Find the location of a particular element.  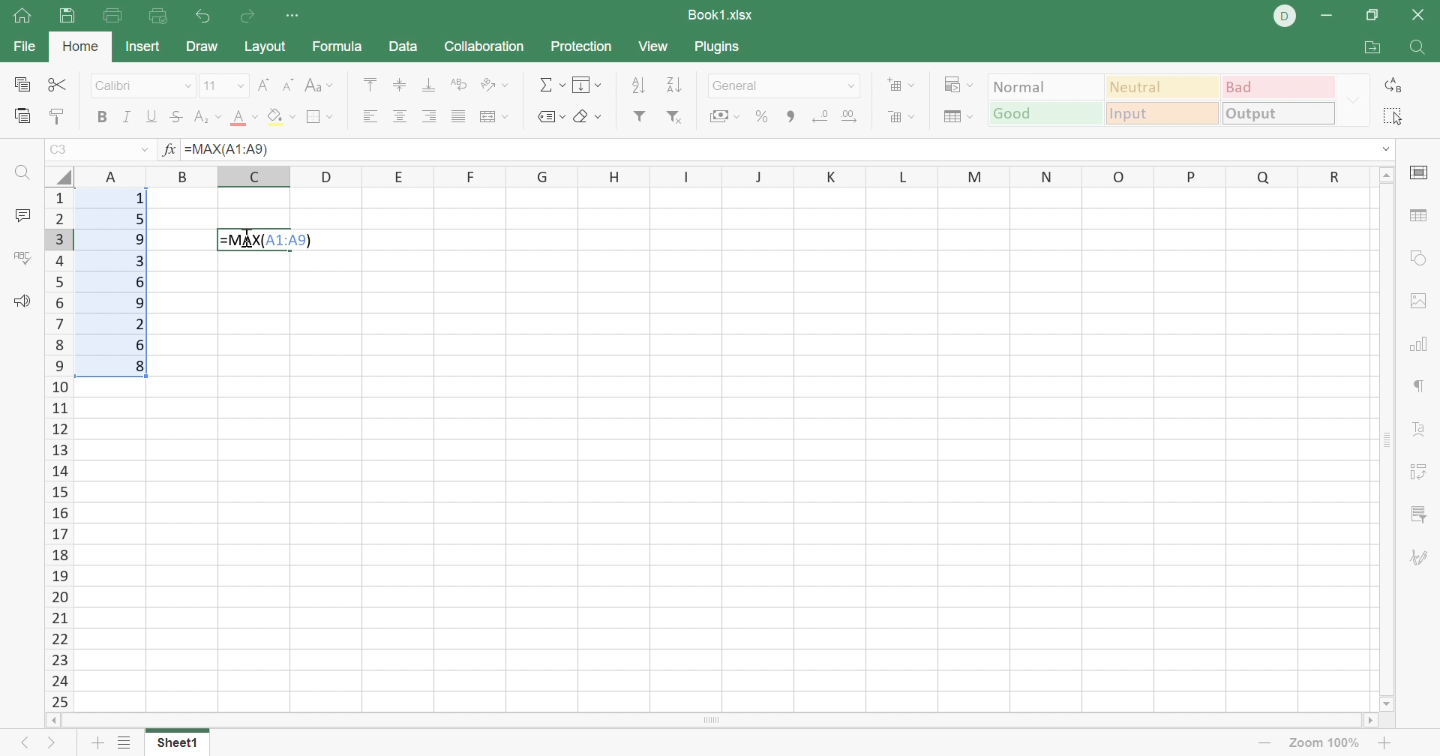

Fill is located at coordinates (588, 83).